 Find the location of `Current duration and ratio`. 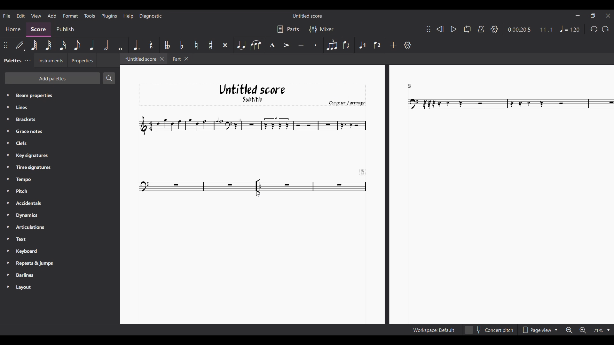

Current duration and ratio is located at coordinates (531, 30).